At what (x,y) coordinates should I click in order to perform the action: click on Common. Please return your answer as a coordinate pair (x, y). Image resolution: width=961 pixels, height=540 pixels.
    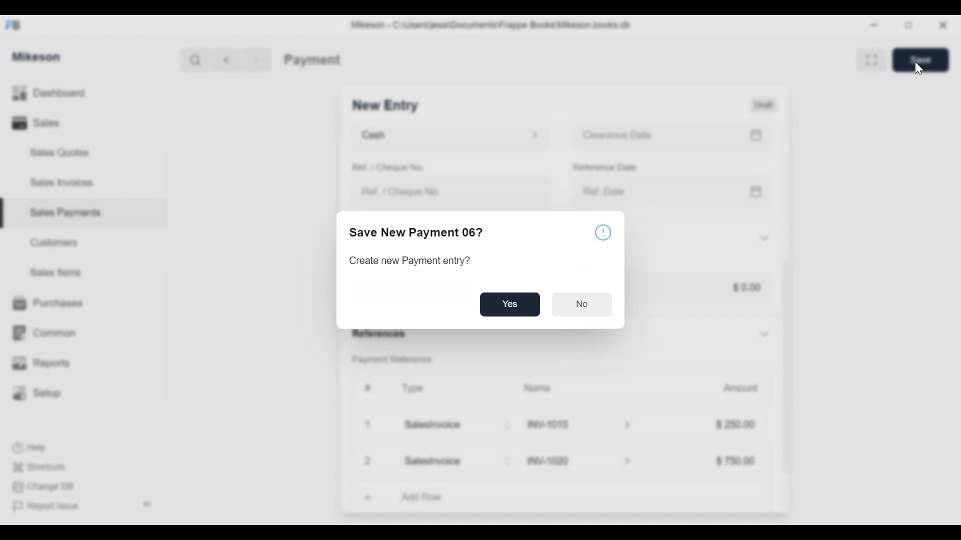
    Looking at the image, I should click on (50, 328).